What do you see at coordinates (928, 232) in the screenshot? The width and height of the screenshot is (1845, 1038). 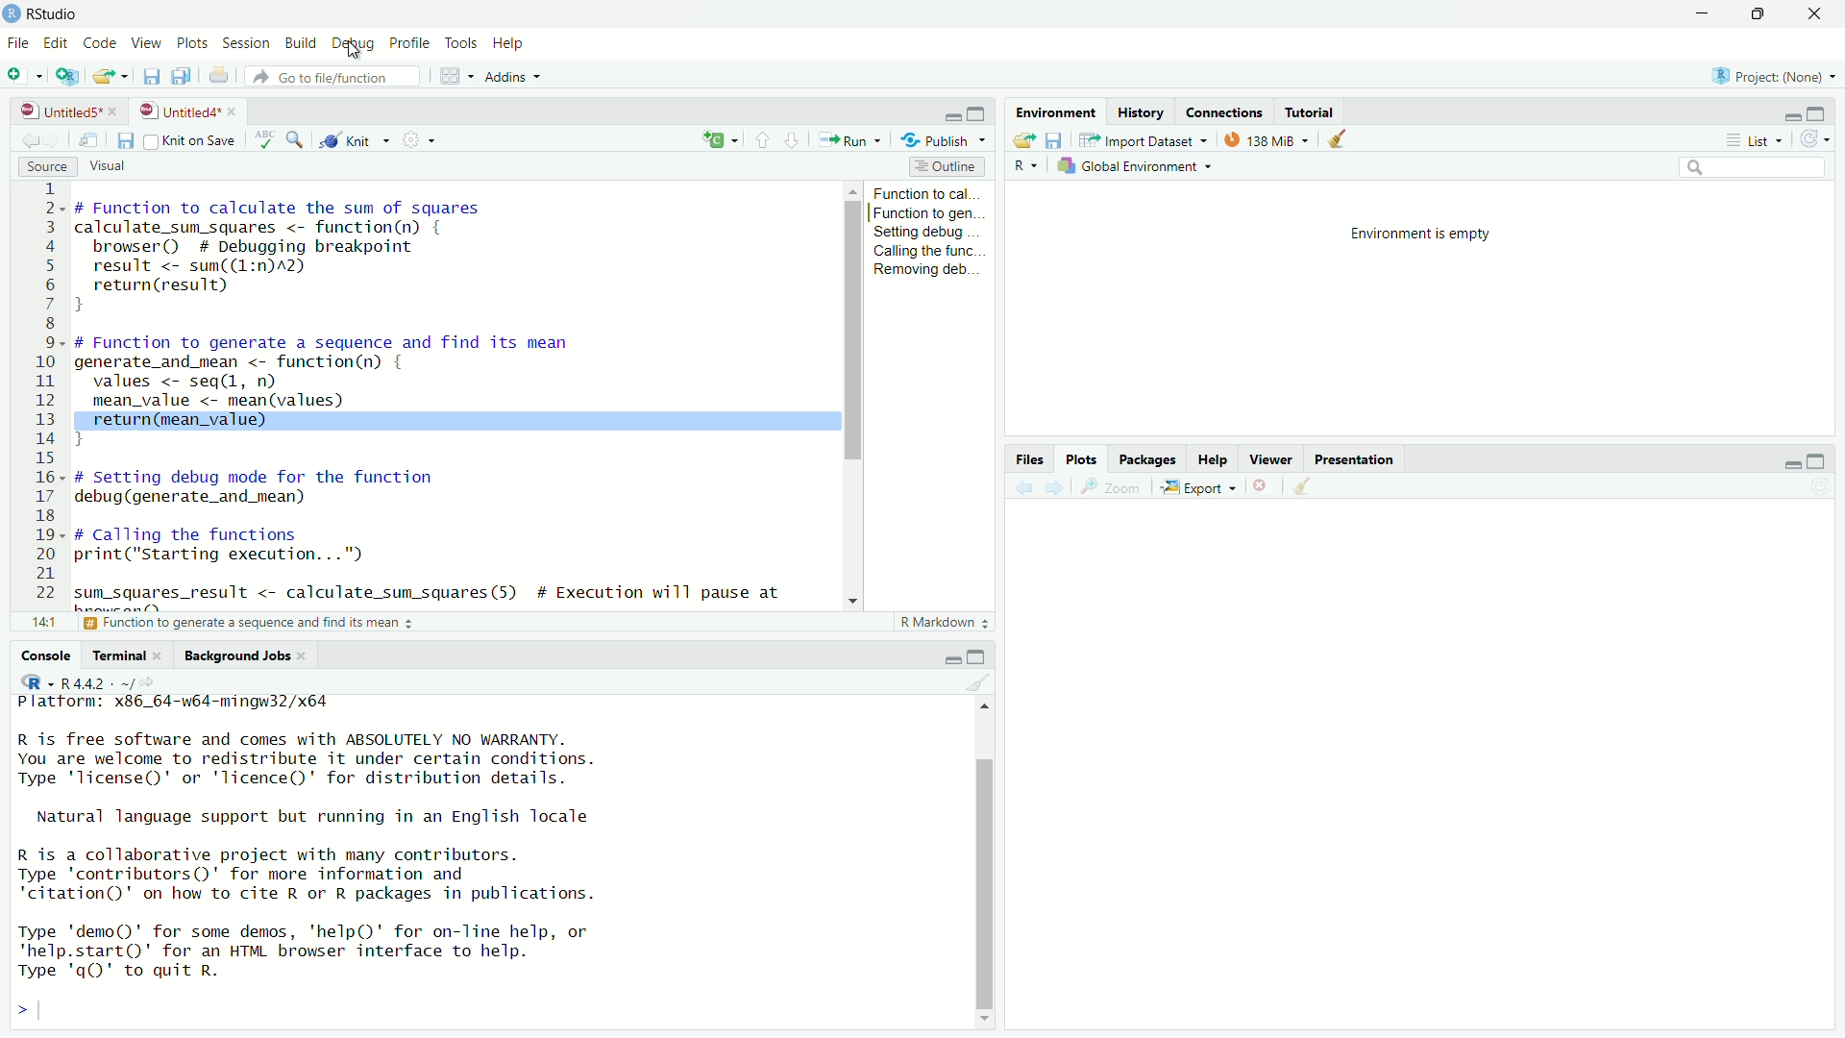 I see `setting debug...` at bounding box center [928, 232].